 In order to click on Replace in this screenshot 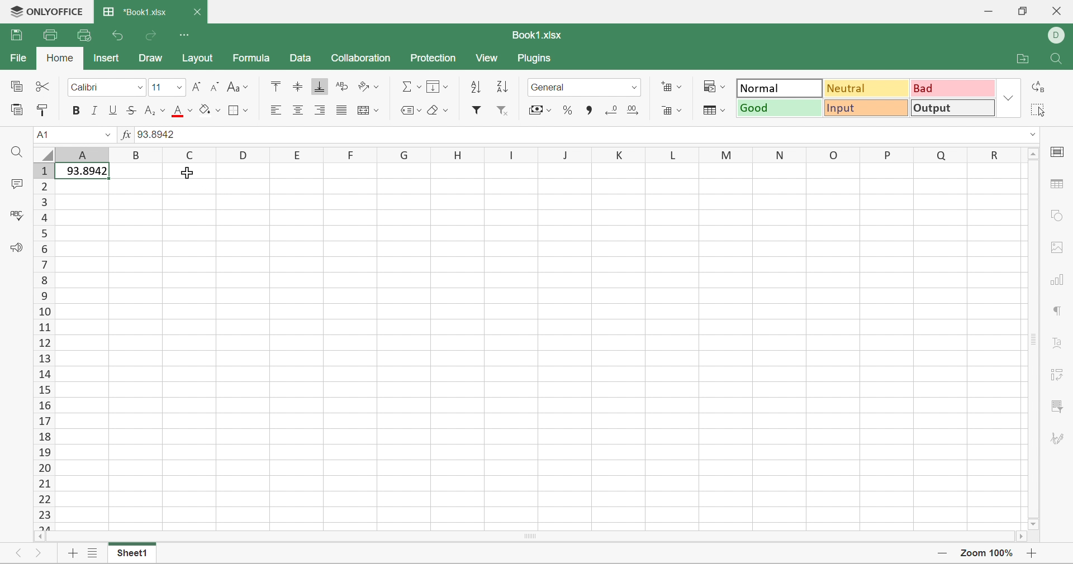, I will do `click(1038, 88)`.